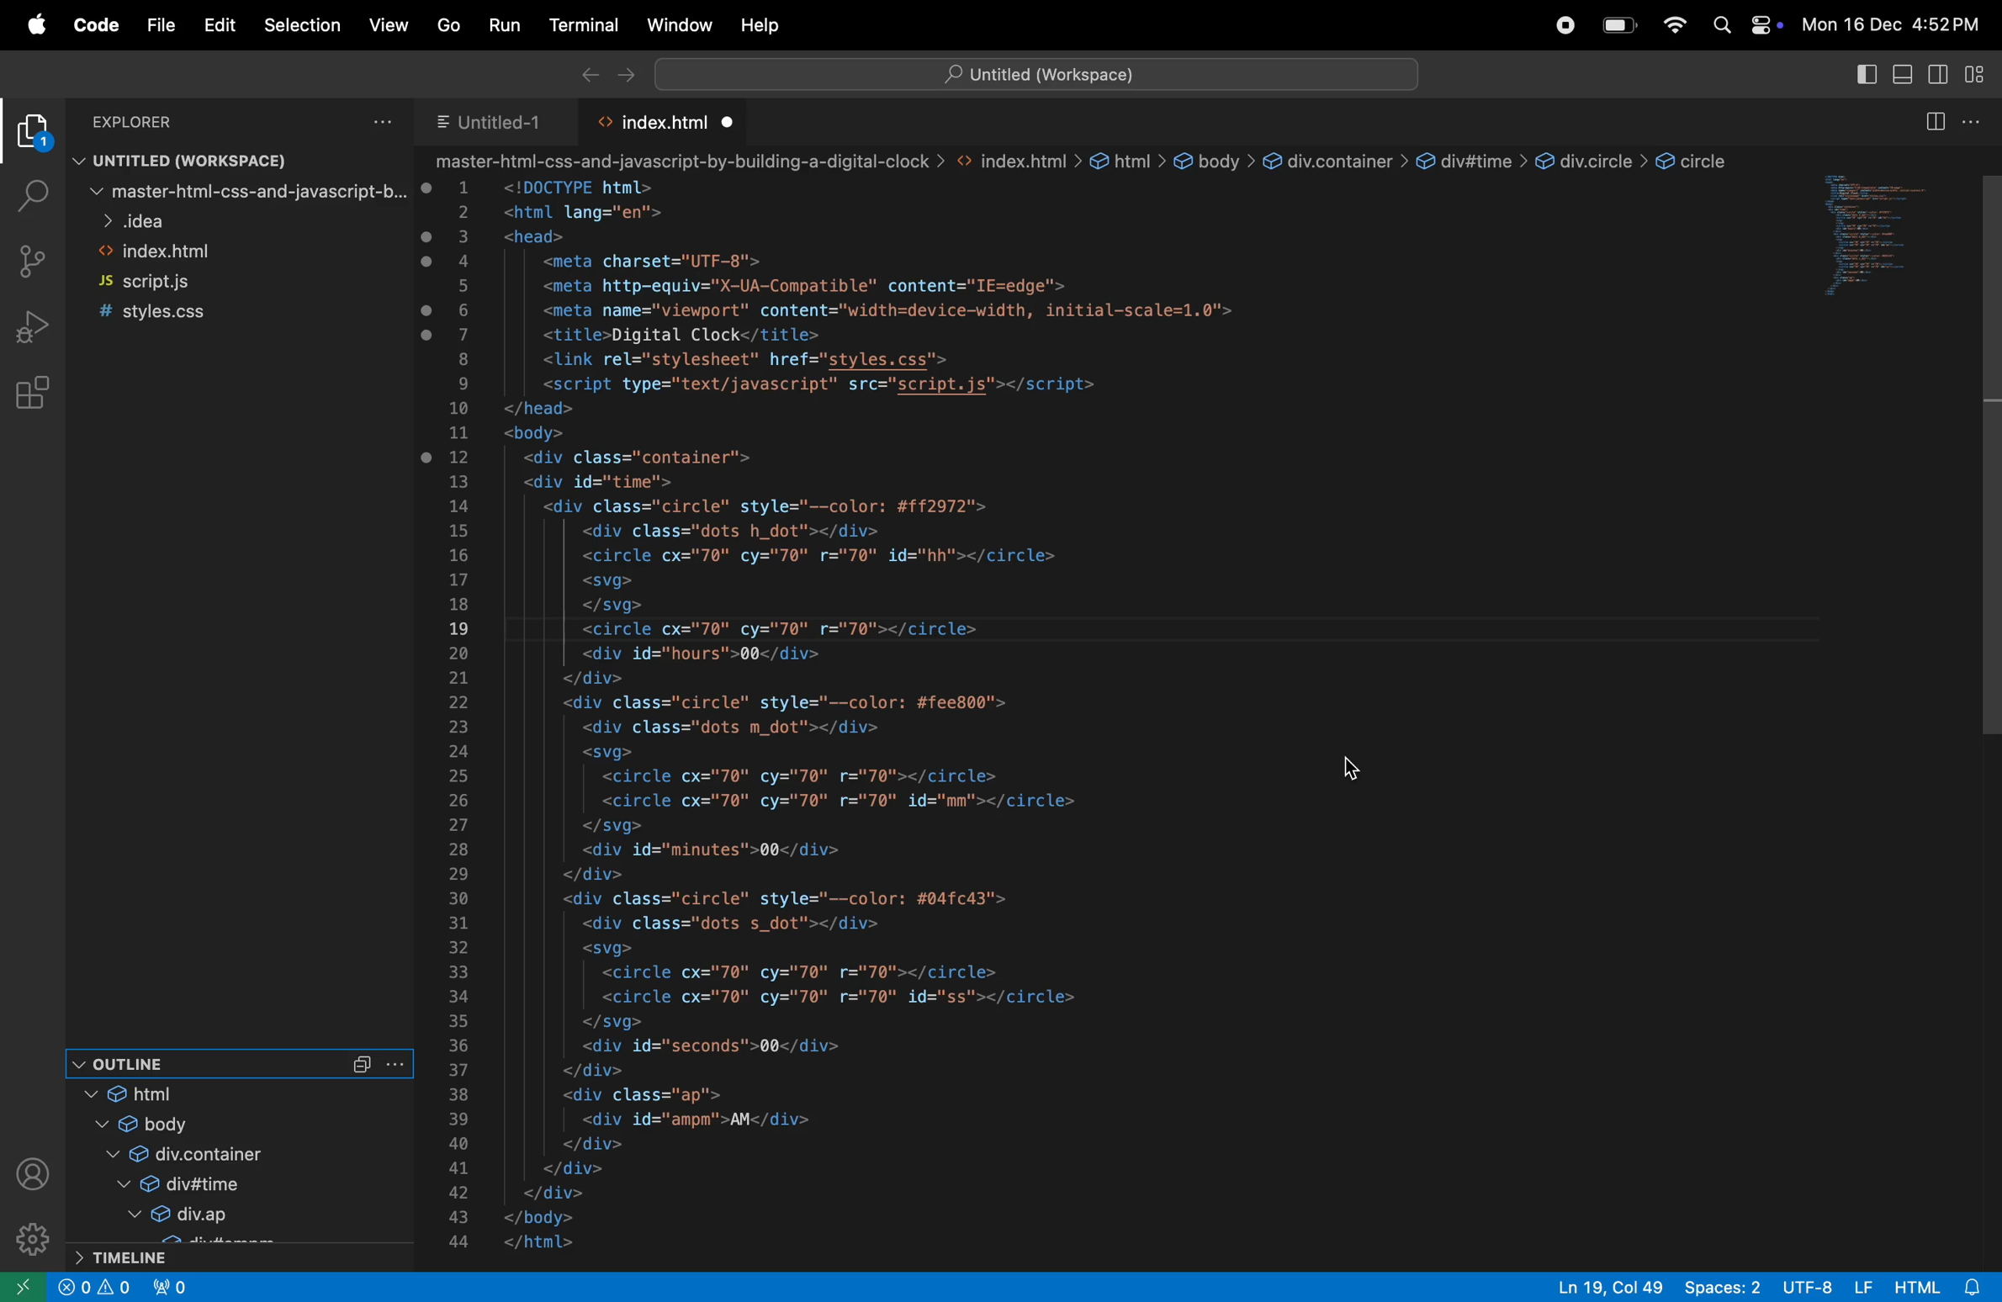 The width and height of the screenshot is (2002, 1302). Describe the element at coordinates (1619, 24) in the screenshot. I see `battery` at that location.